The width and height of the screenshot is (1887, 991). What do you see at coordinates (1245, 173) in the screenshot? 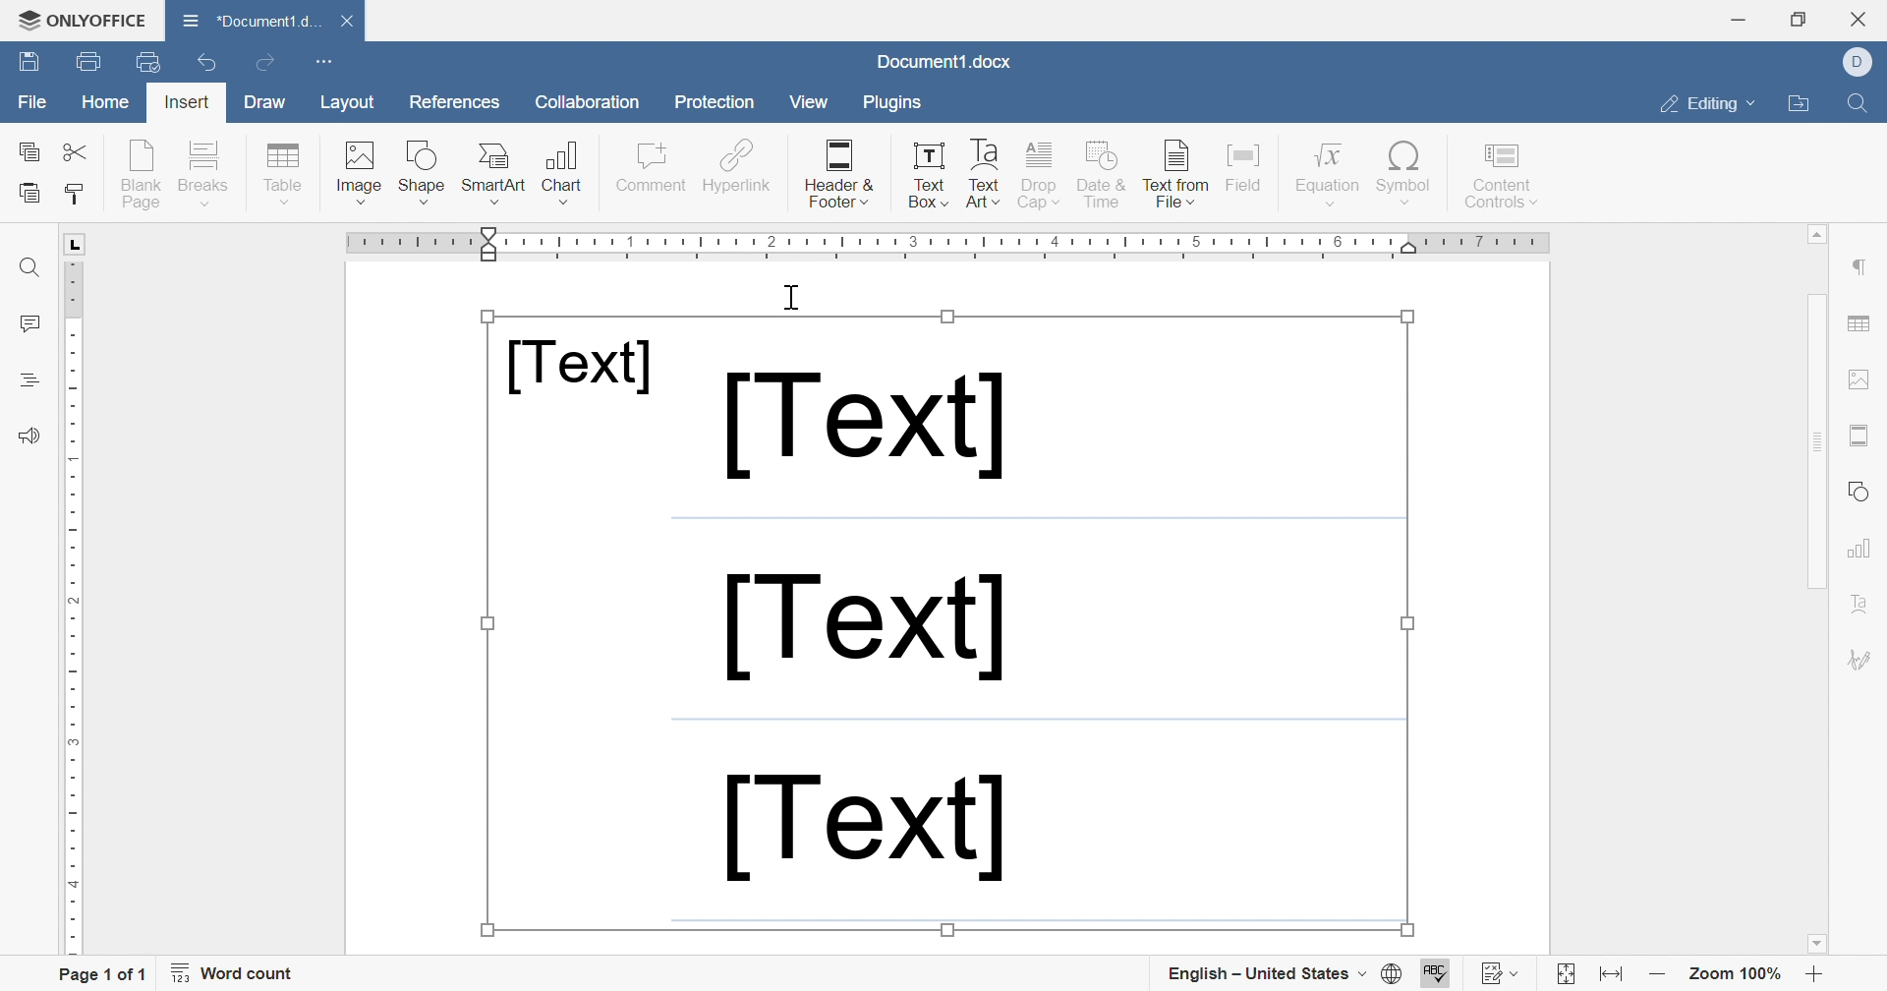
I see `Field` at bounding box center [1245, 173].